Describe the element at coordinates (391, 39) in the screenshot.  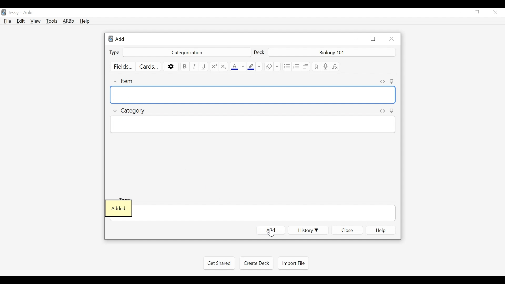
I see `Close` at that location.